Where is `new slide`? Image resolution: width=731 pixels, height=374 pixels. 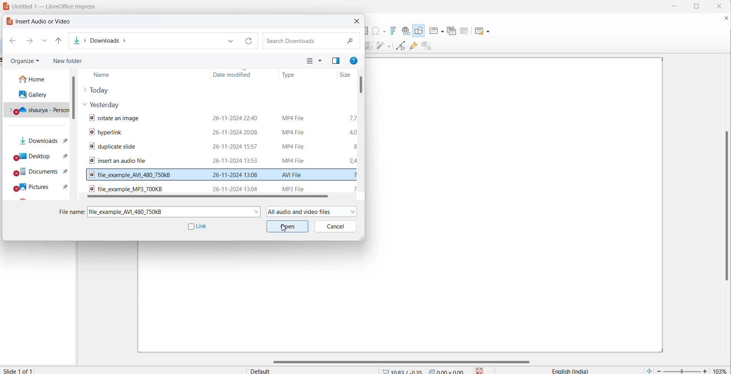 new slide is located at coordinates (433, 31).